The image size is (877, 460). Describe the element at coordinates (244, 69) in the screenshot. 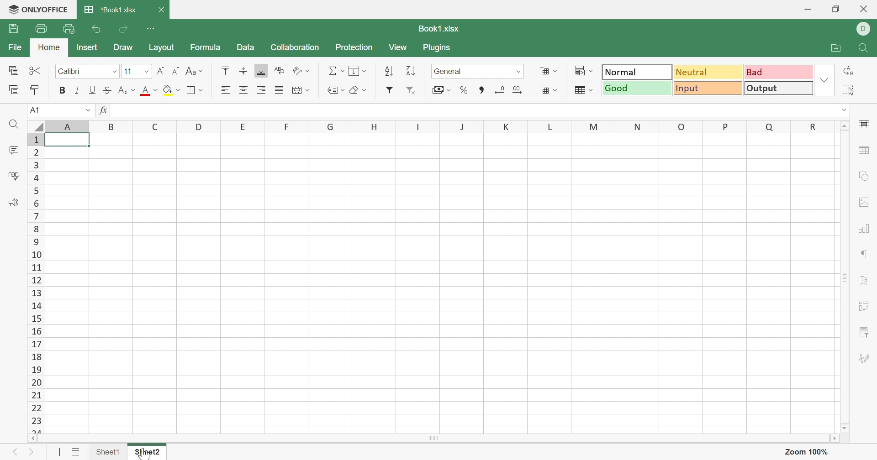

I see `Align Middle` at that location.